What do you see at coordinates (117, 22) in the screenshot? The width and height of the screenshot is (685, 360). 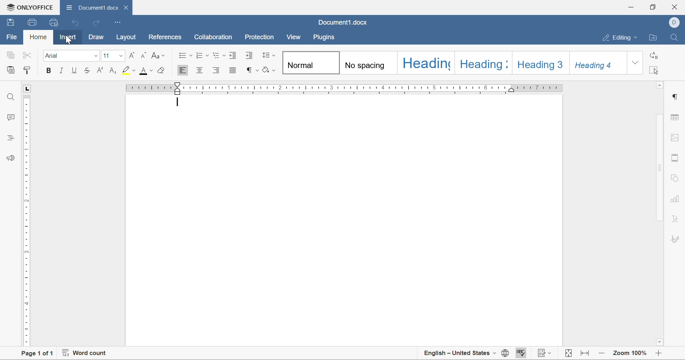 I see `Customize Quick Access Toolbar` at bounding box center [117, 22].